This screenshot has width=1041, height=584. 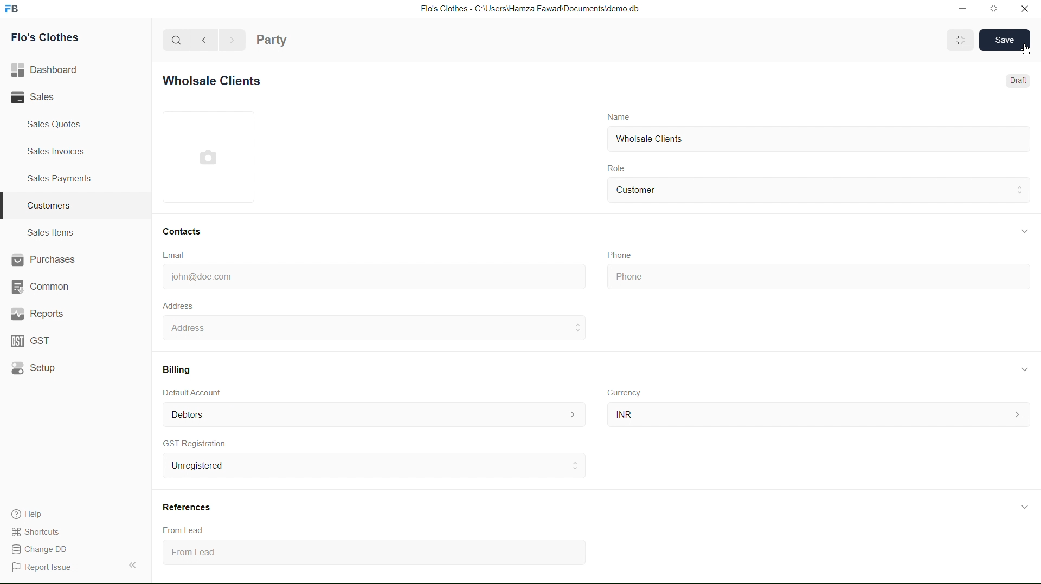 What do you see at coordinates (805, 277) in the screenshot?
I see `phone` at bounding box center [805, 277].